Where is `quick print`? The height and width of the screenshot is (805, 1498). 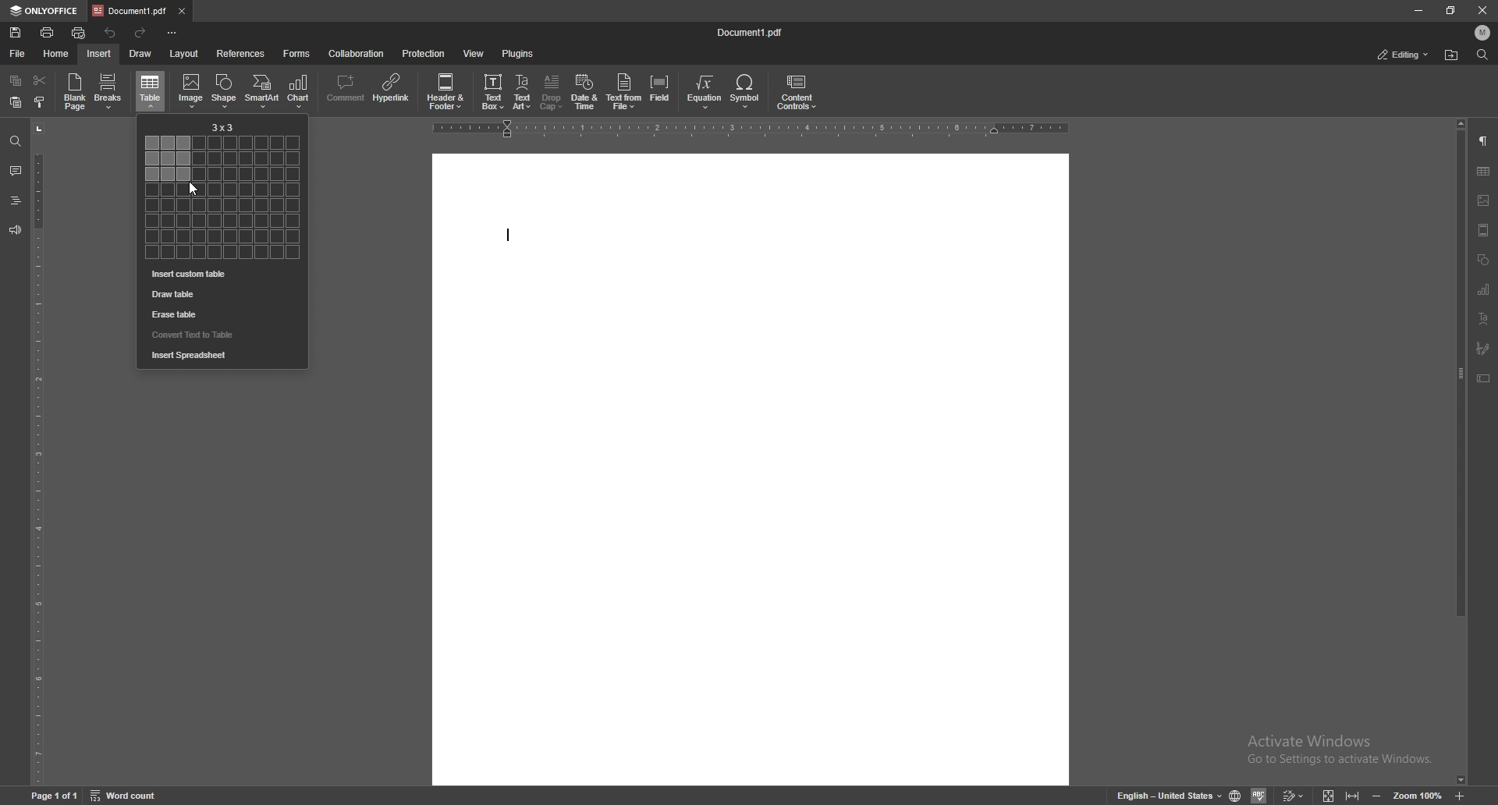 quick print is located at coordinates (79, 34).